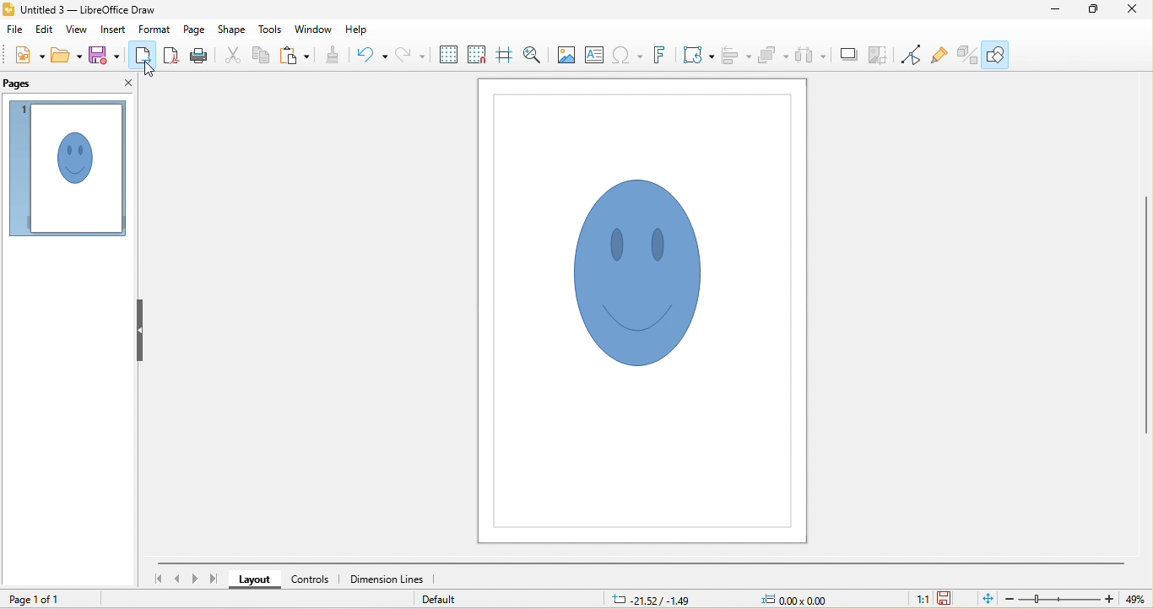  Describe the element at coordinates (315, 30) in the screenshot. I see `window` at that location.